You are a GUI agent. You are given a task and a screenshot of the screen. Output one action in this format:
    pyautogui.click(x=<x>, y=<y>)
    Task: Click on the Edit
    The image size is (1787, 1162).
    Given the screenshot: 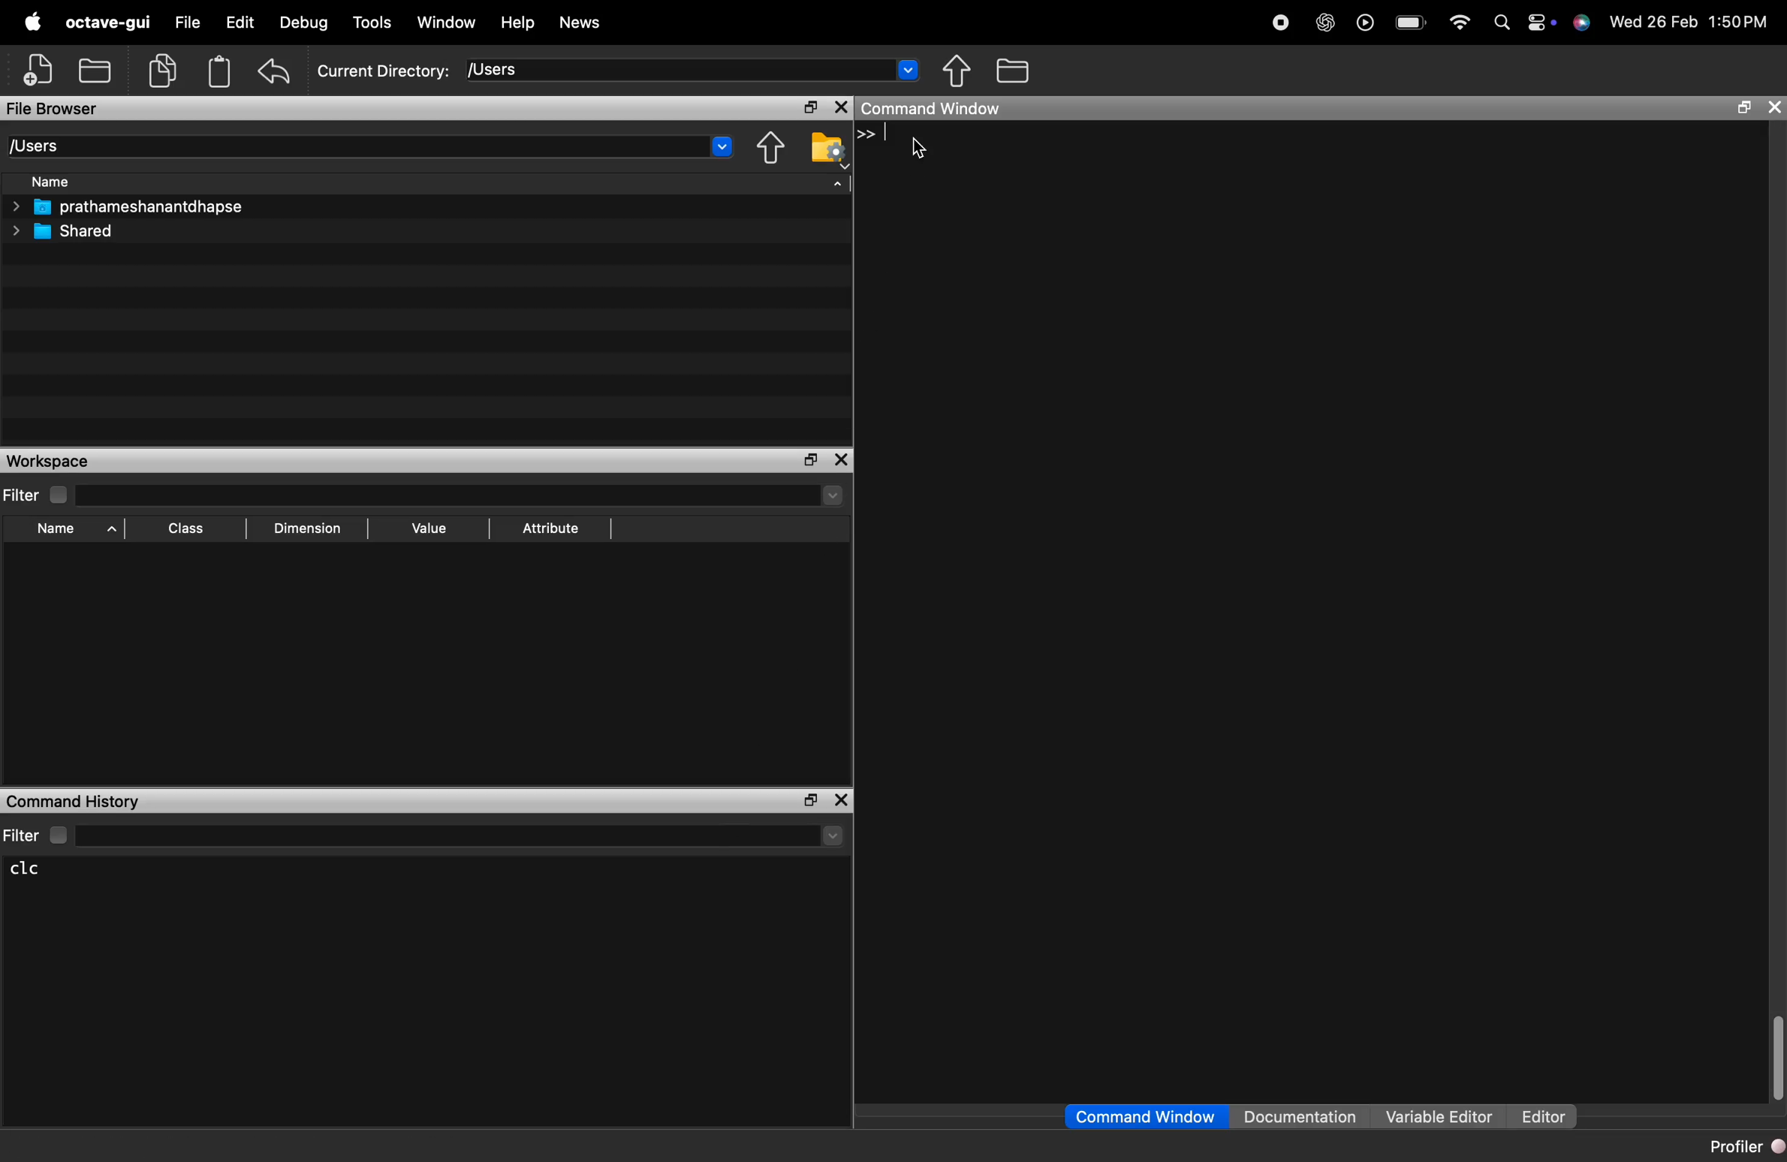 What is the action you would take?
    pyautogui.click(x=240, y=22)
    